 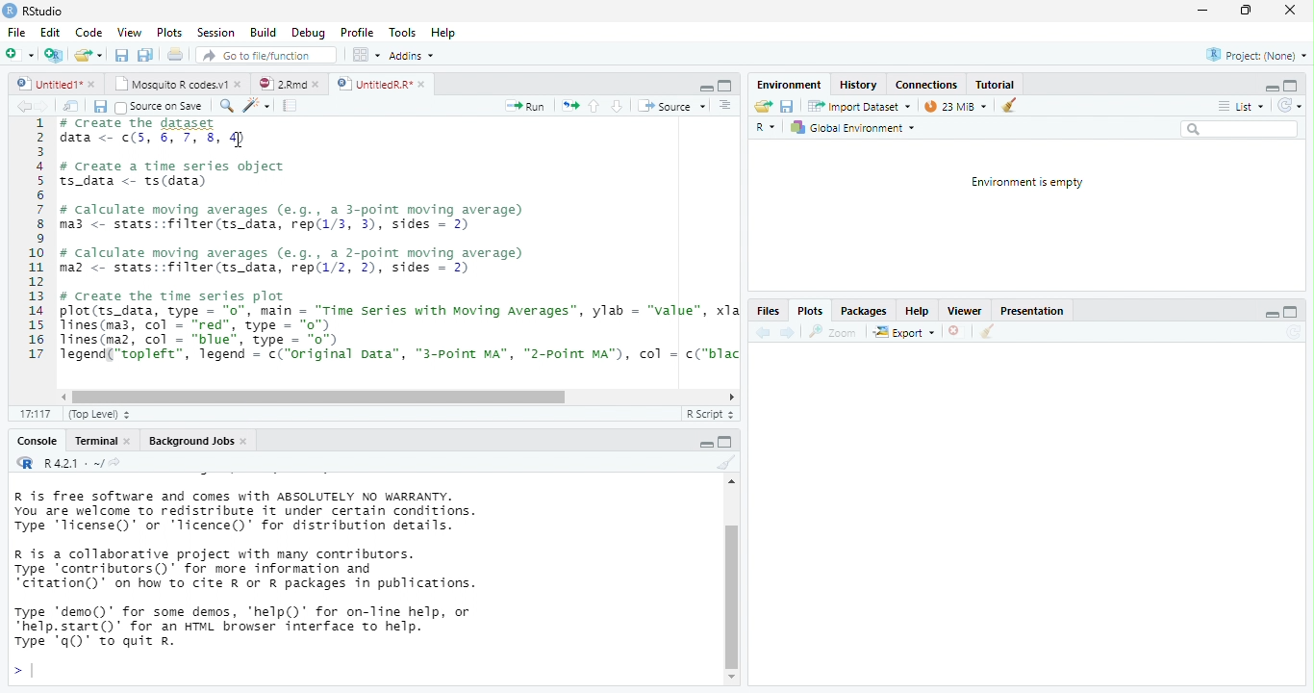 What do you see at coordinates (246, 442) in the screenshot?
I see `close` at bounding box center [246, 442].